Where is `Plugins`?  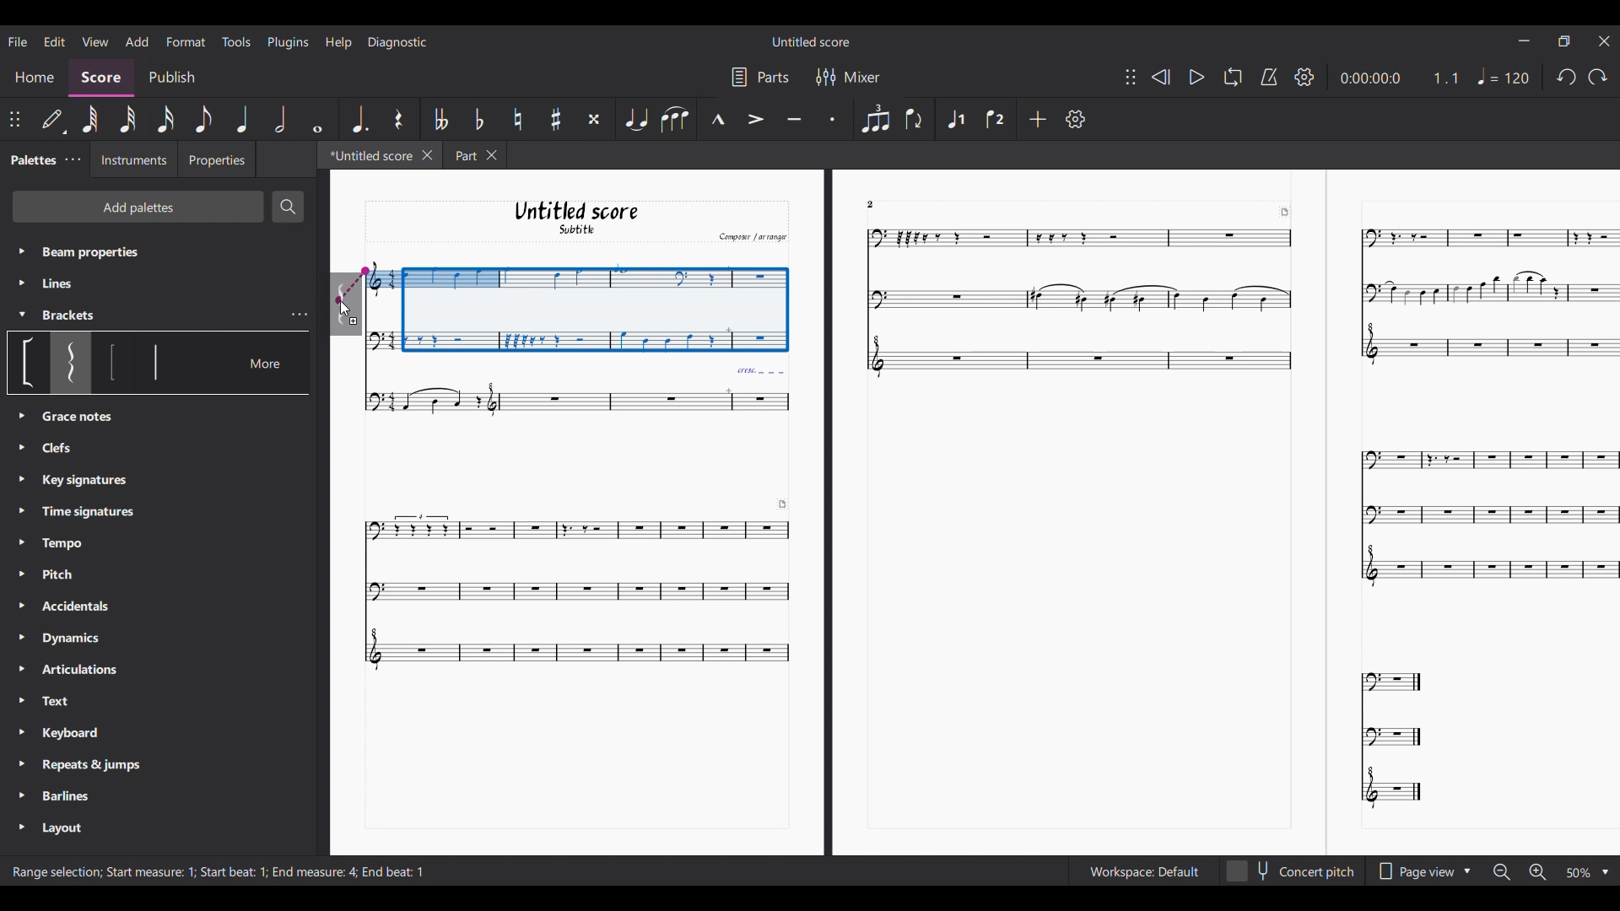
Plugins is located at coordinates (289, 42).